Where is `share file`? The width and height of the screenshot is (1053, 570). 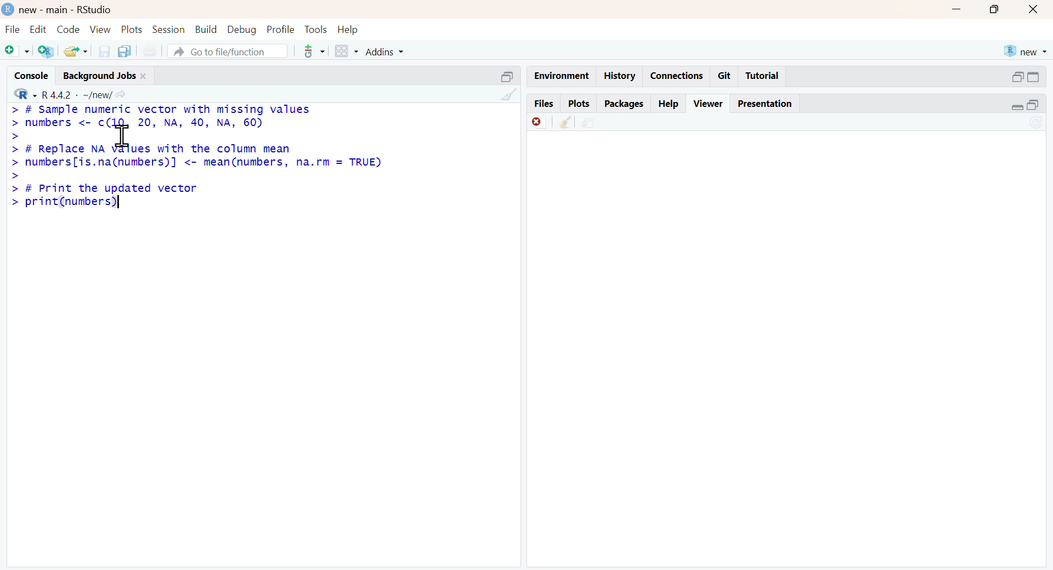
share file is located at coordinates (591, 123).